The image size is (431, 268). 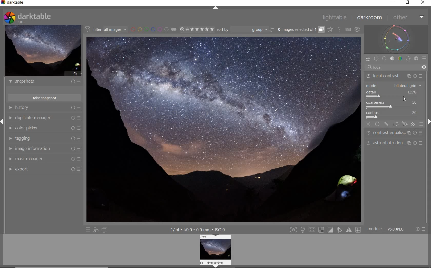 I want to click on CLICK TO CHANGE THE OVERLAYS SHOWN ON THUMBNAILS, so click(x=330, y=30).